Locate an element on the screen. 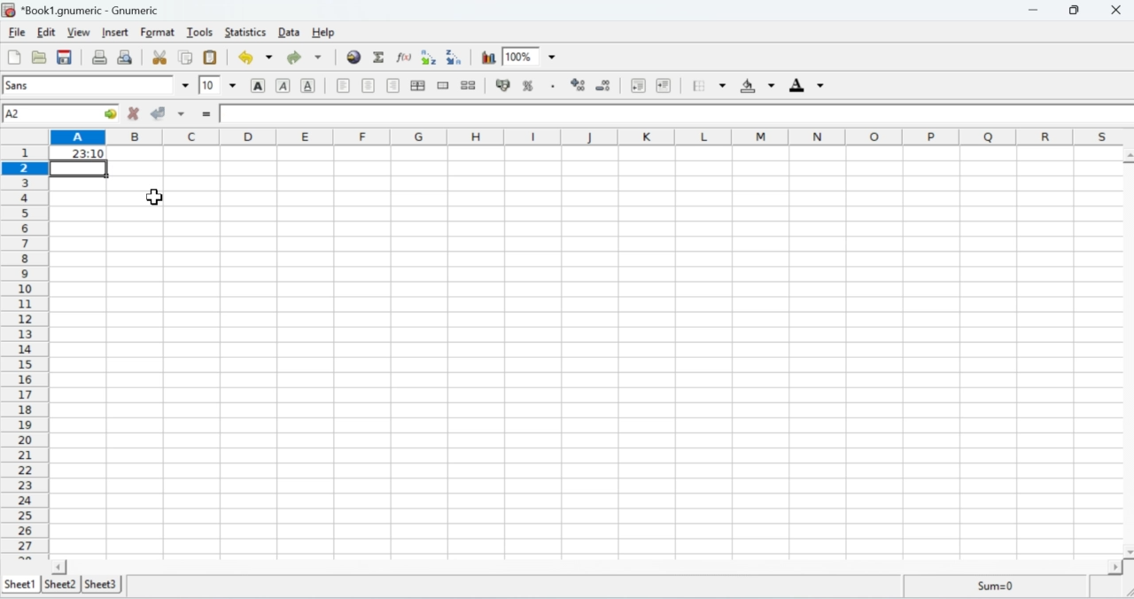 This screenshot has height=599, width=1134. Background is located at coordinates (757, 88).